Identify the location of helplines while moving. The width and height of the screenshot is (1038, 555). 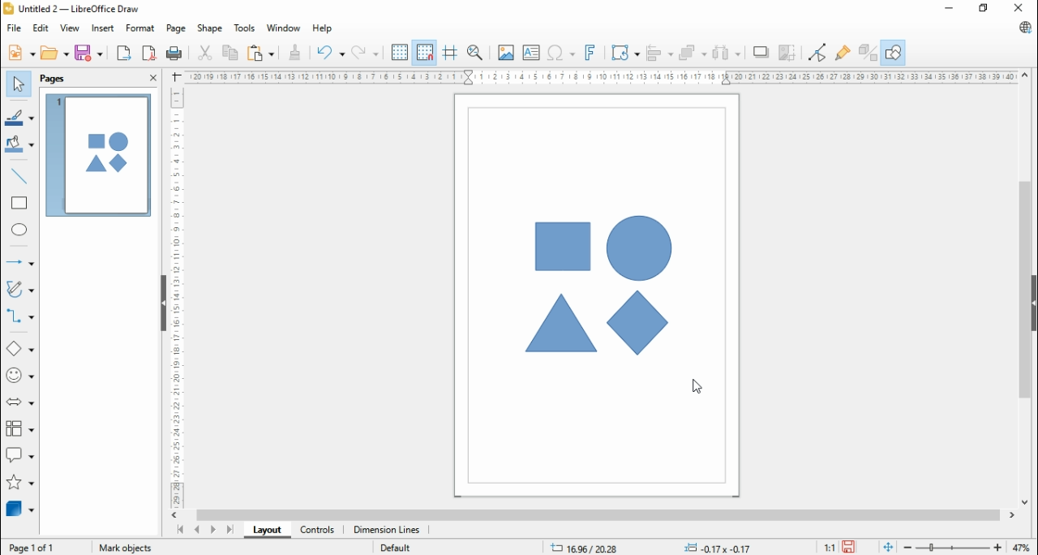
(449, 52).